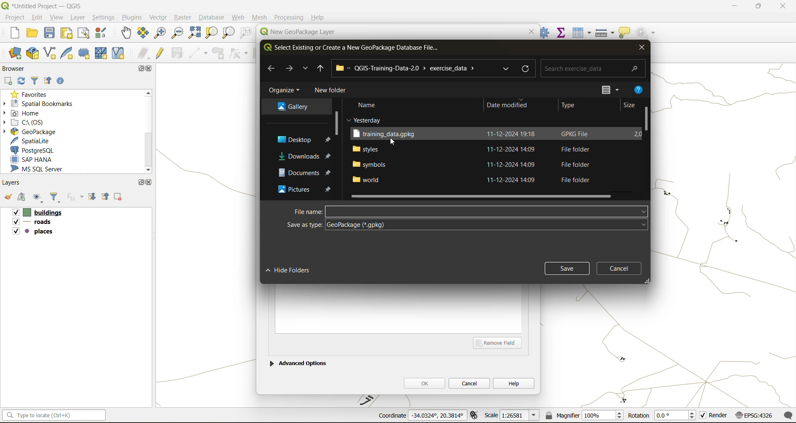  What do you see at coordinates (7, 199) in the screenshot?
I see `open` at bounding box center [7, 199].